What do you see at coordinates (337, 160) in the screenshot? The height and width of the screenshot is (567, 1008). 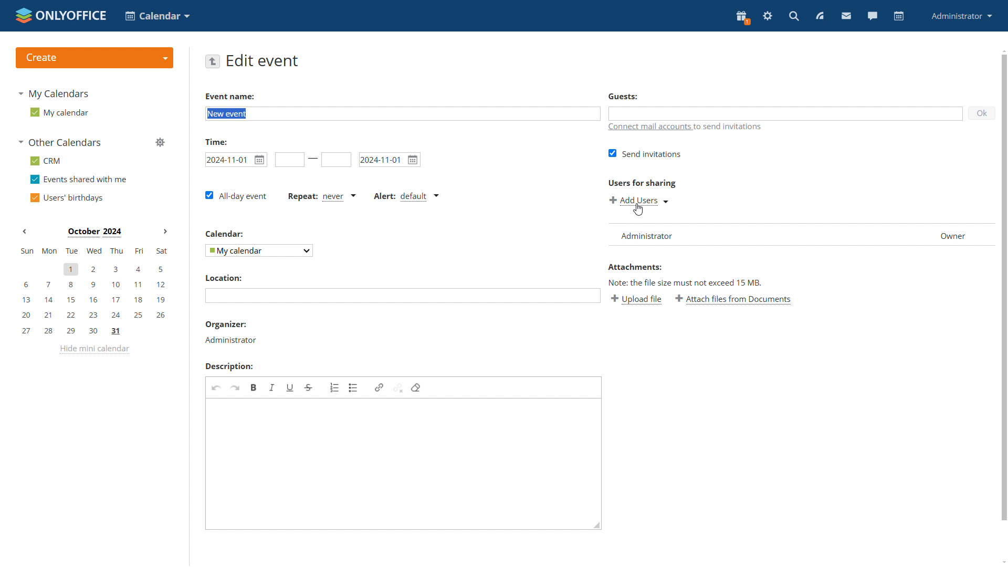 I see `end date` at bounding box center [337, 160].